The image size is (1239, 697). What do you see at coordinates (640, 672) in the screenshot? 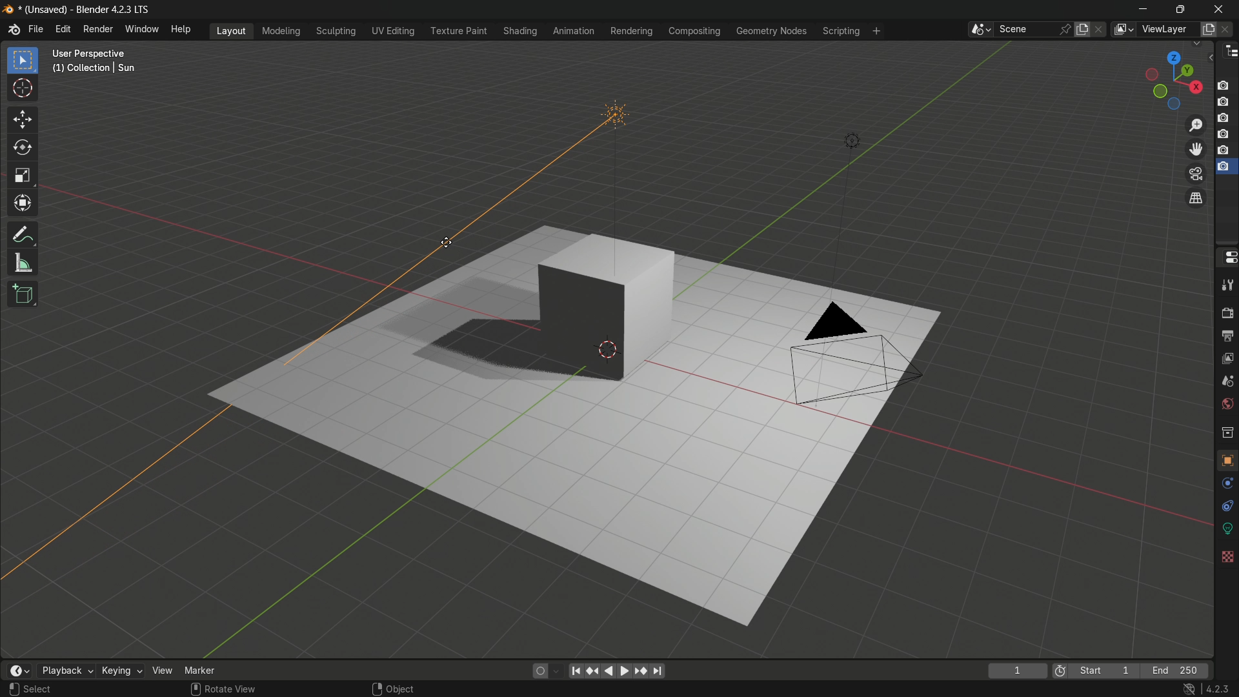
I see `jump to keyframe` at bounding box center [640, 672].